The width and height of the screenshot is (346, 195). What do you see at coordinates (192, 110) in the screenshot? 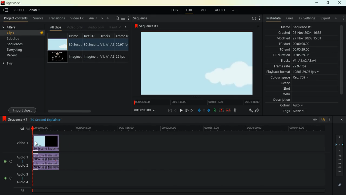
I see `end` at bounding box center [192, 110].